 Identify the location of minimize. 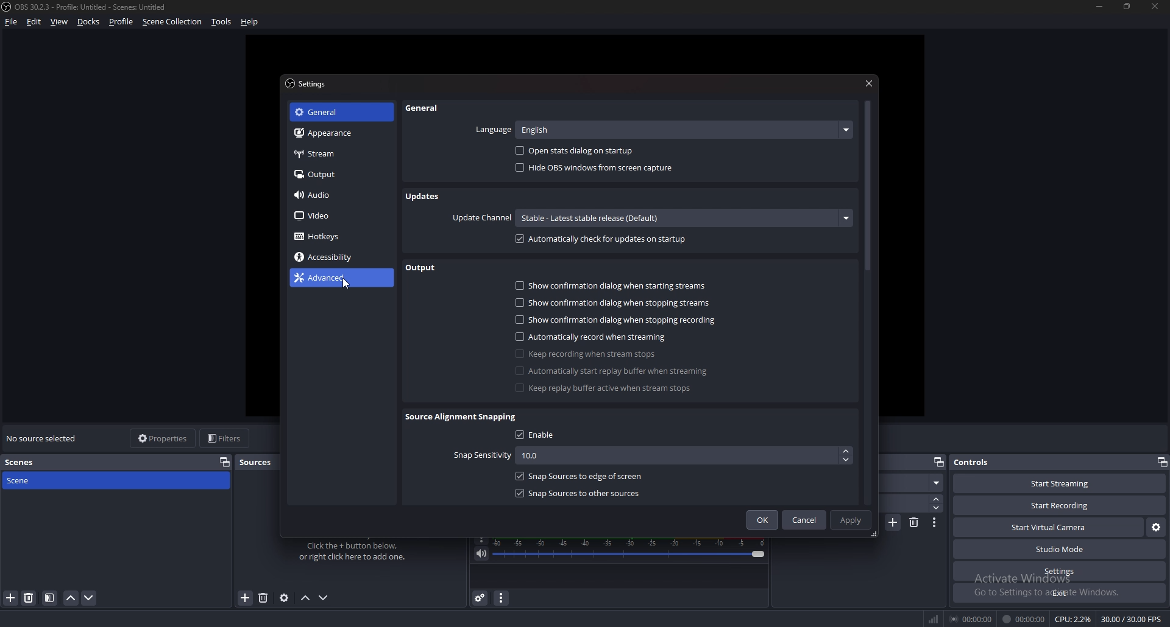
(1099, 5).